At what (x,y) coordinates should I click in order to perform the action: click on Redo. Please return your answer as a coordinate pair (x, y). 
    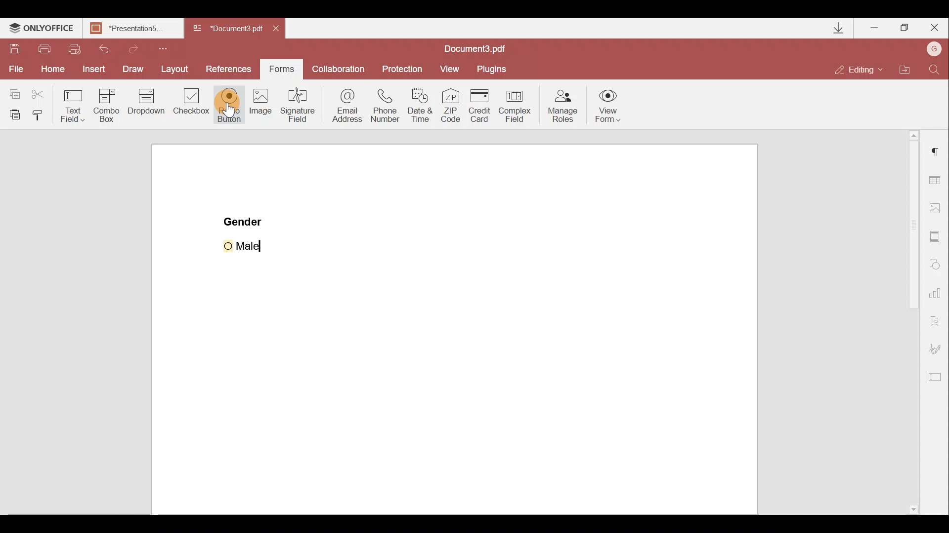
    Looking at the image, I should click on (142, 49).